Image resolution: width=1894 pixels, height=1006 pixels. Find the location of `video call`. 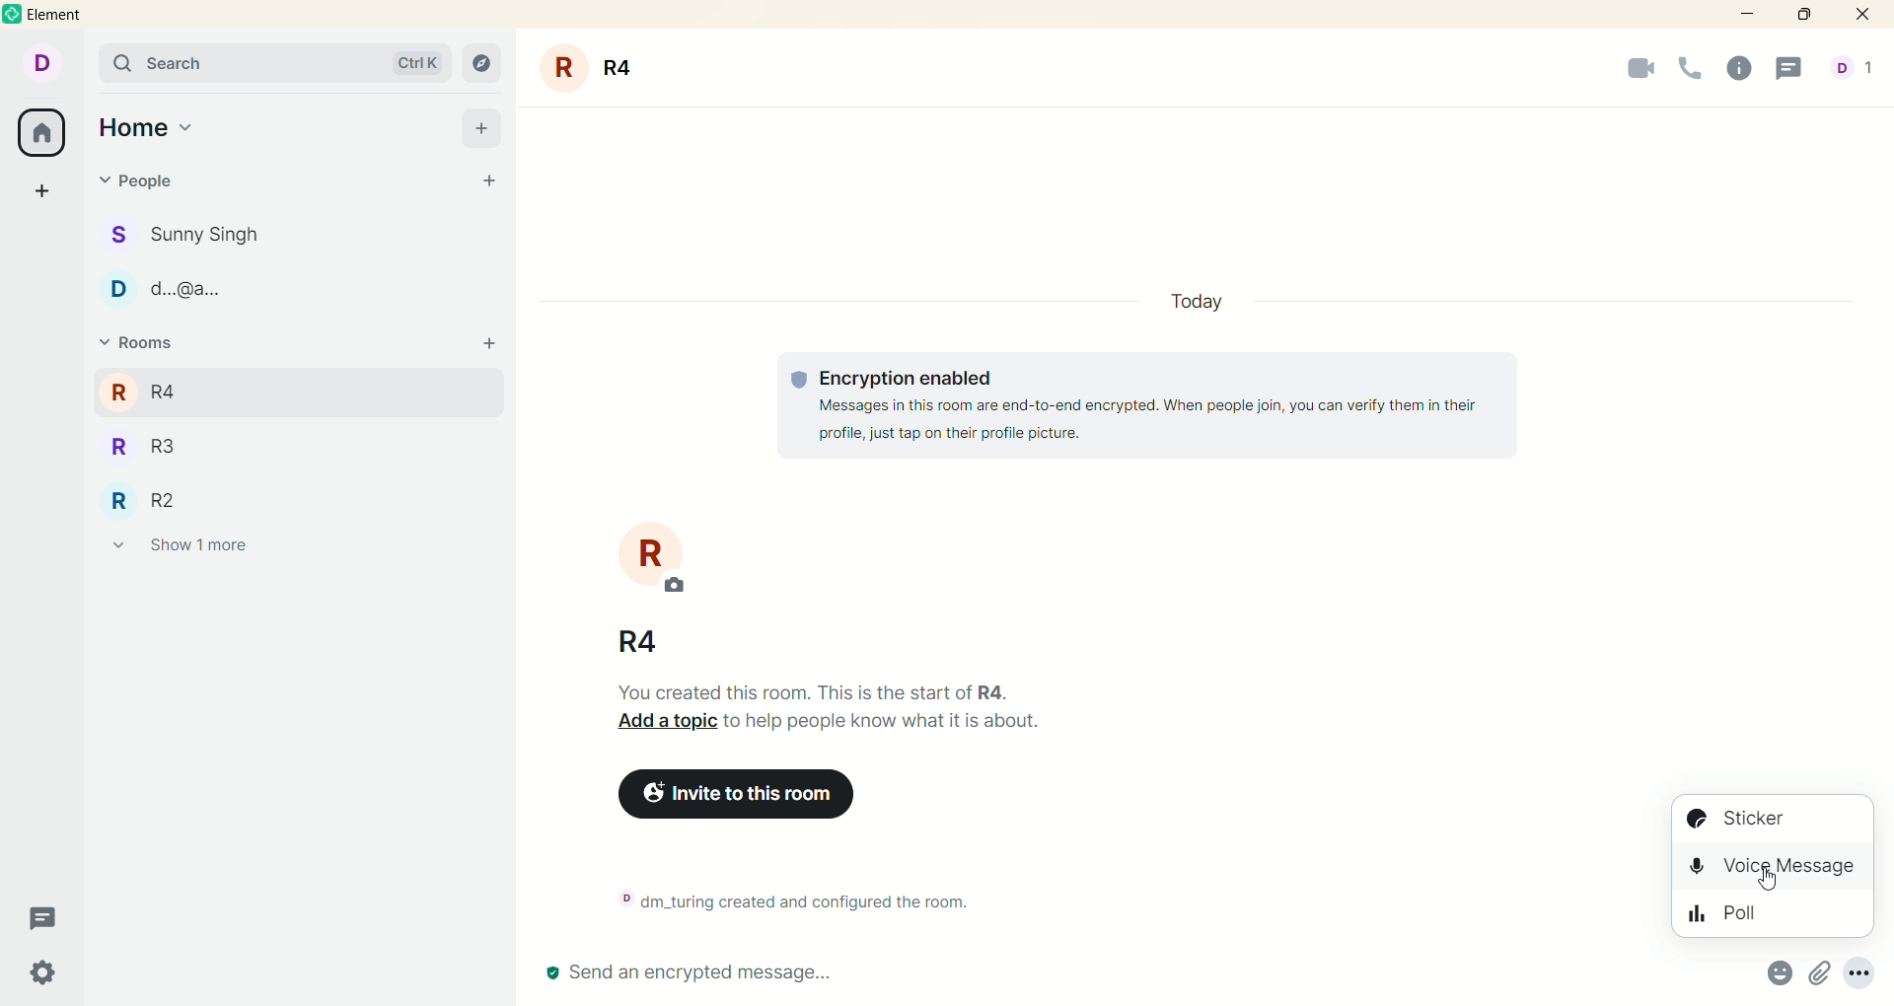

video call is located at coordinates (1627, 73).